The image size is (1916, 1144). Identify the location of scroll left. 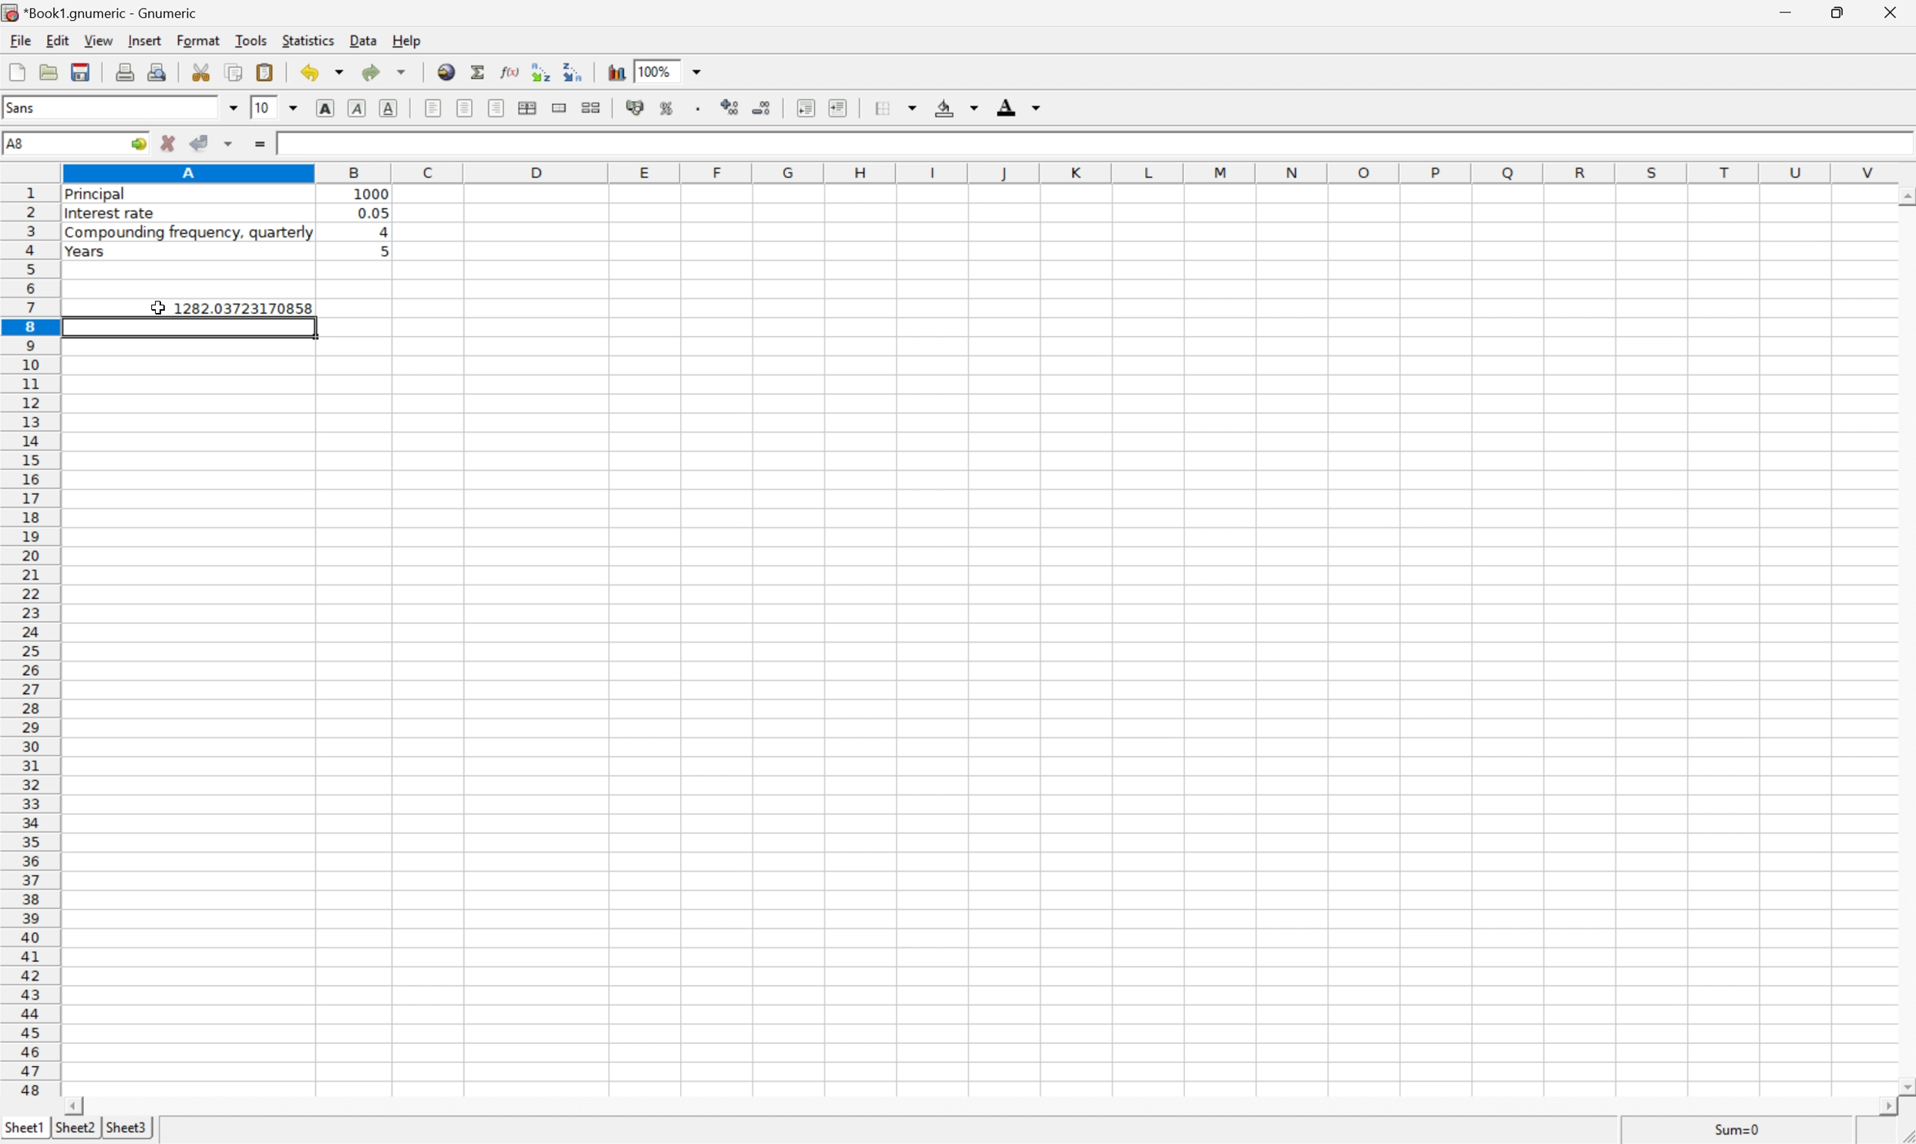
(77, 1106).